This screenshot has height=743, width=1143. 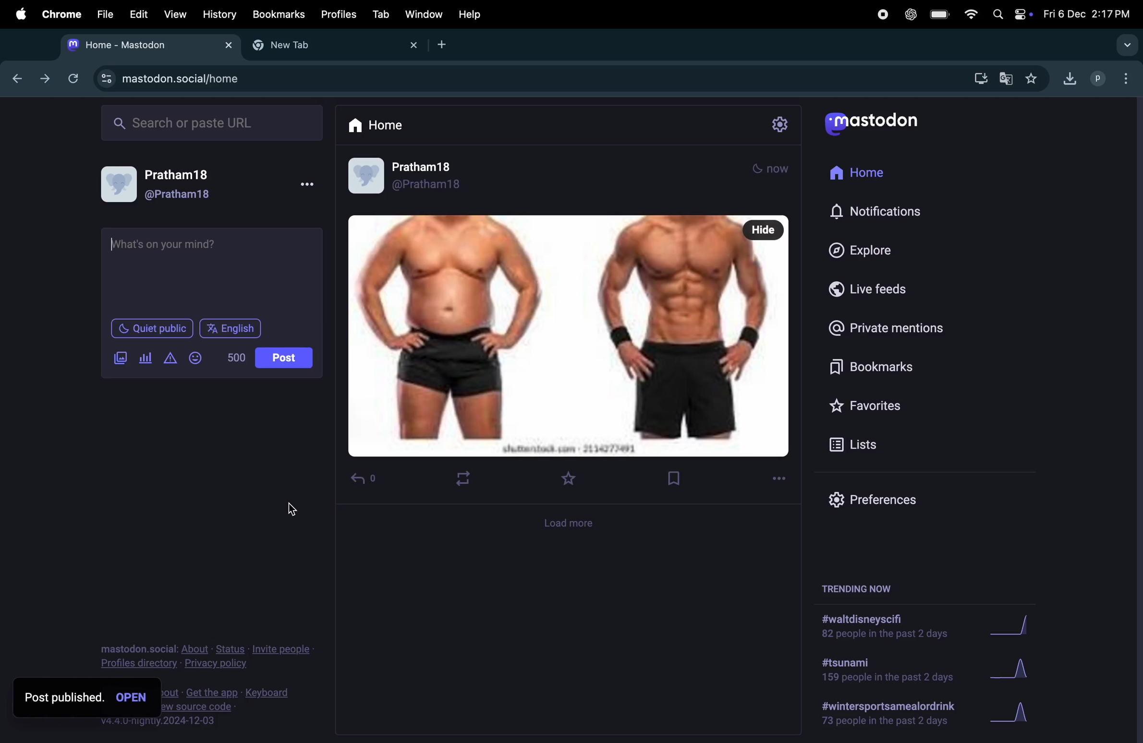 I want to click on profiles, so click(x=338, y=14).